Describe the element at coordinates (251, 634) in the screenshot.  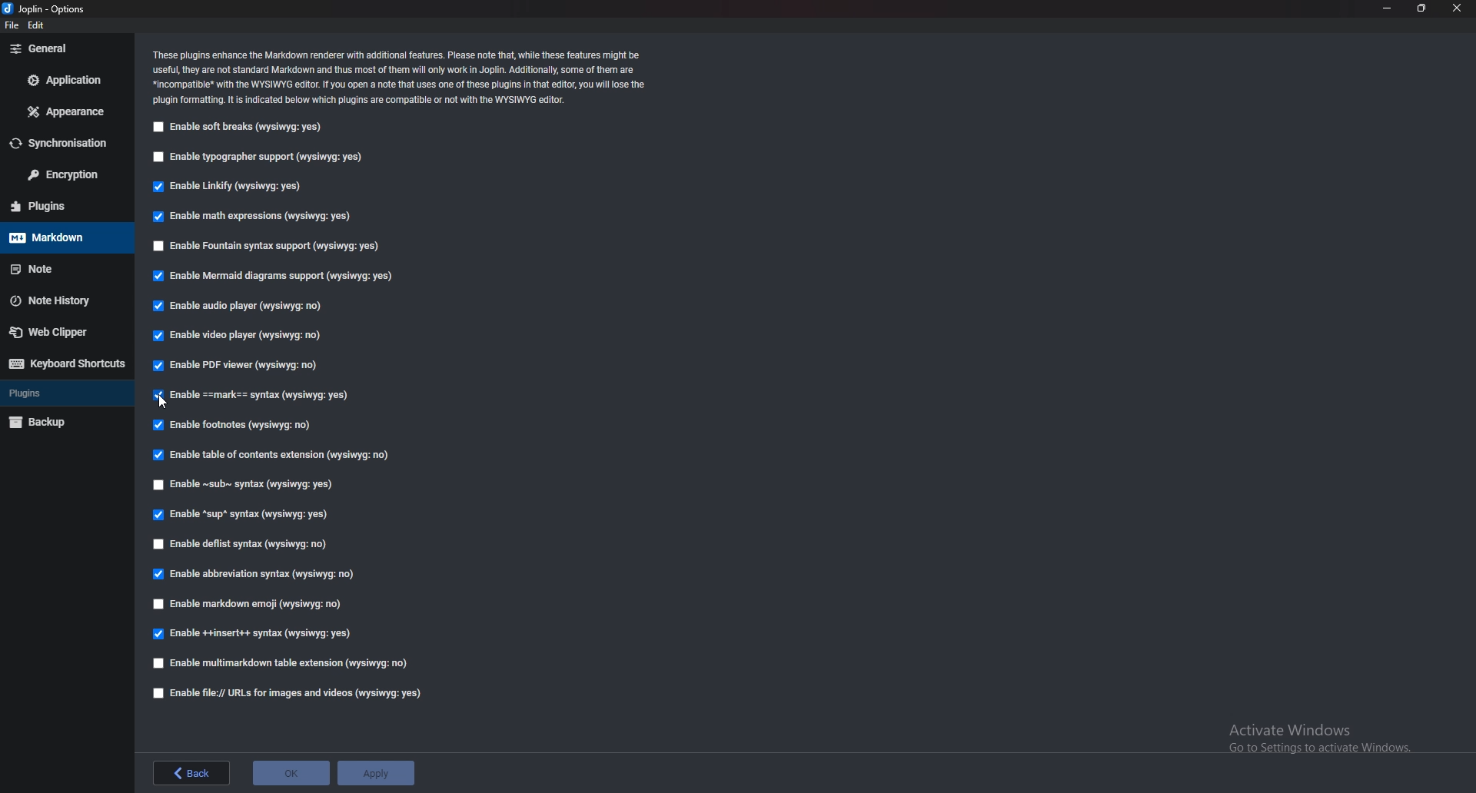
I see `enable insert syntax` at that location.